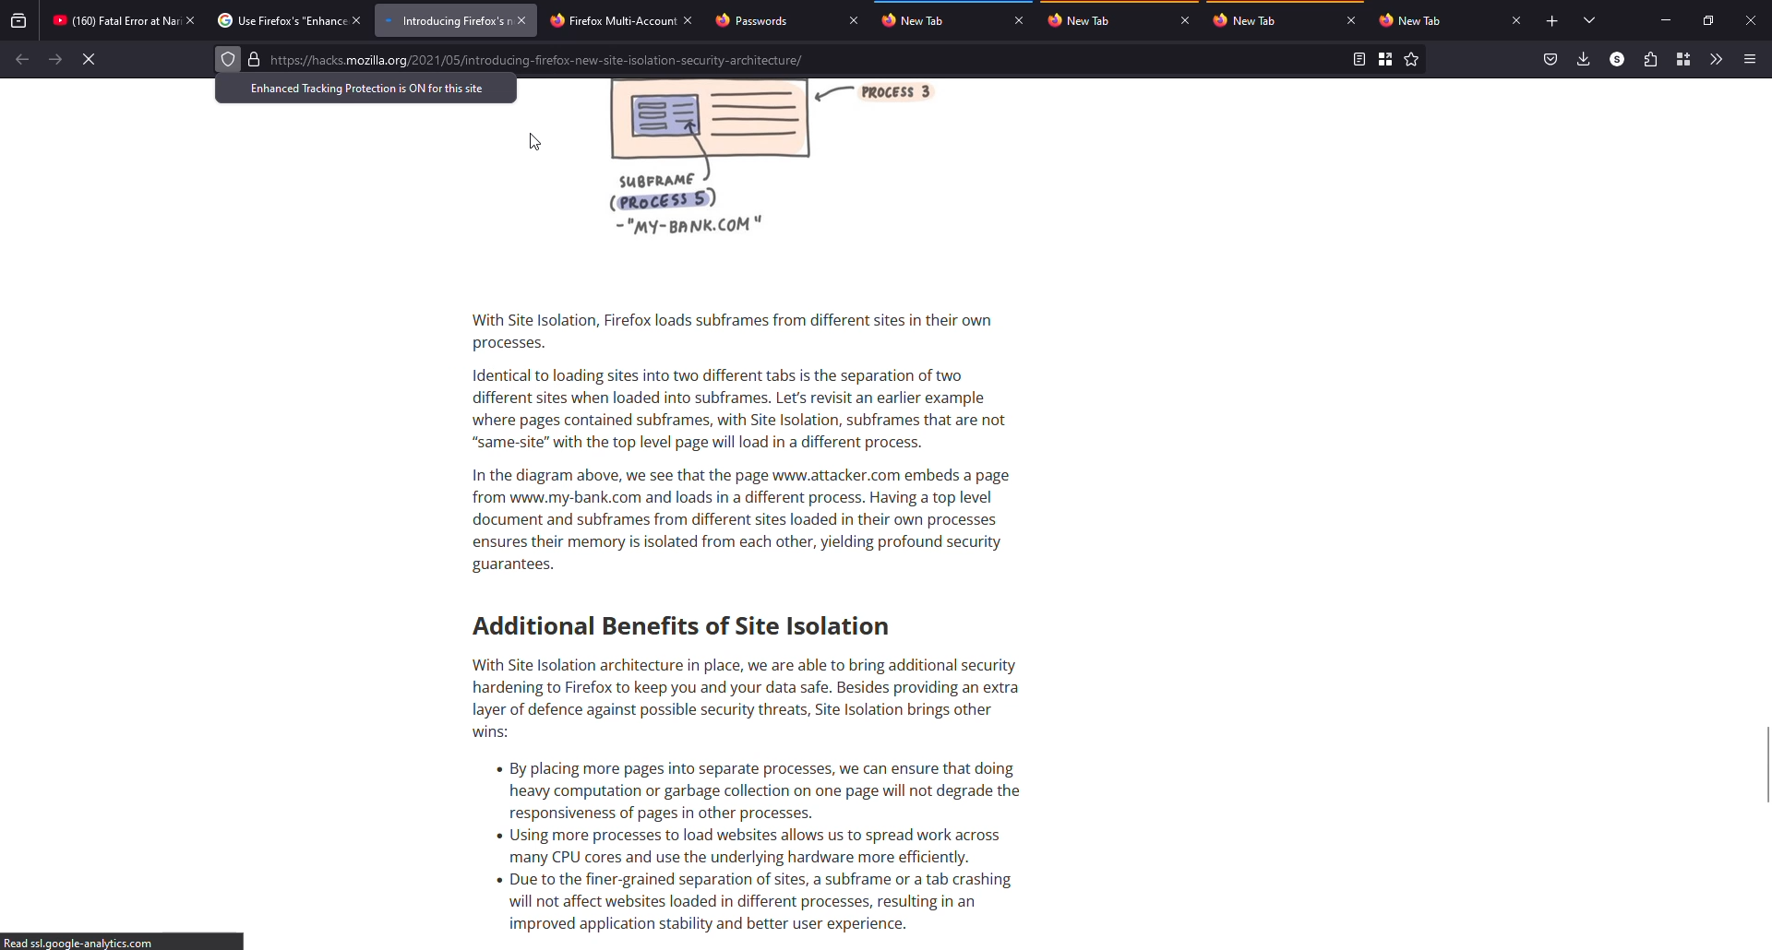 The width and height of the screenshot is (1772, 950). I want to click on forward, so click(55, 58).